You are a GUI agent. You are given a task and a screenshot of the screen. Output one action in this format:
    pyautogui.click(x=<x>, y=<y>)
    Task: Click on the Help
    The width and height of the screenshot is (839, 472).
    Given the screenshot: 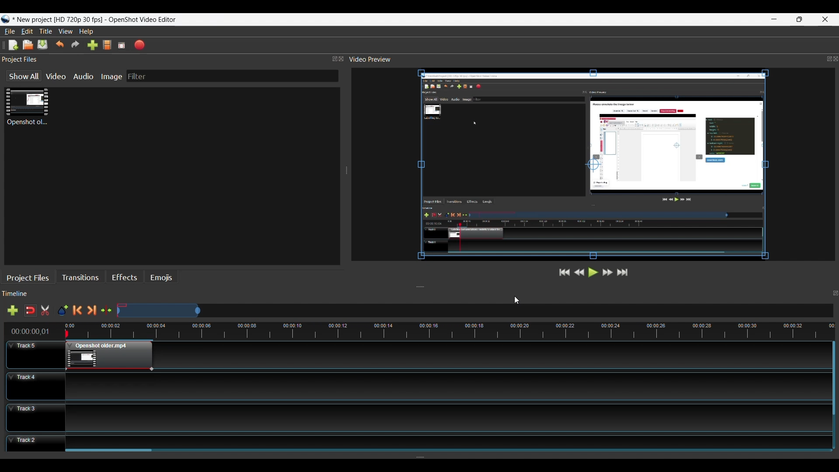 What is the action you would take?
    pyautogui.click(x=86, y=32)
    